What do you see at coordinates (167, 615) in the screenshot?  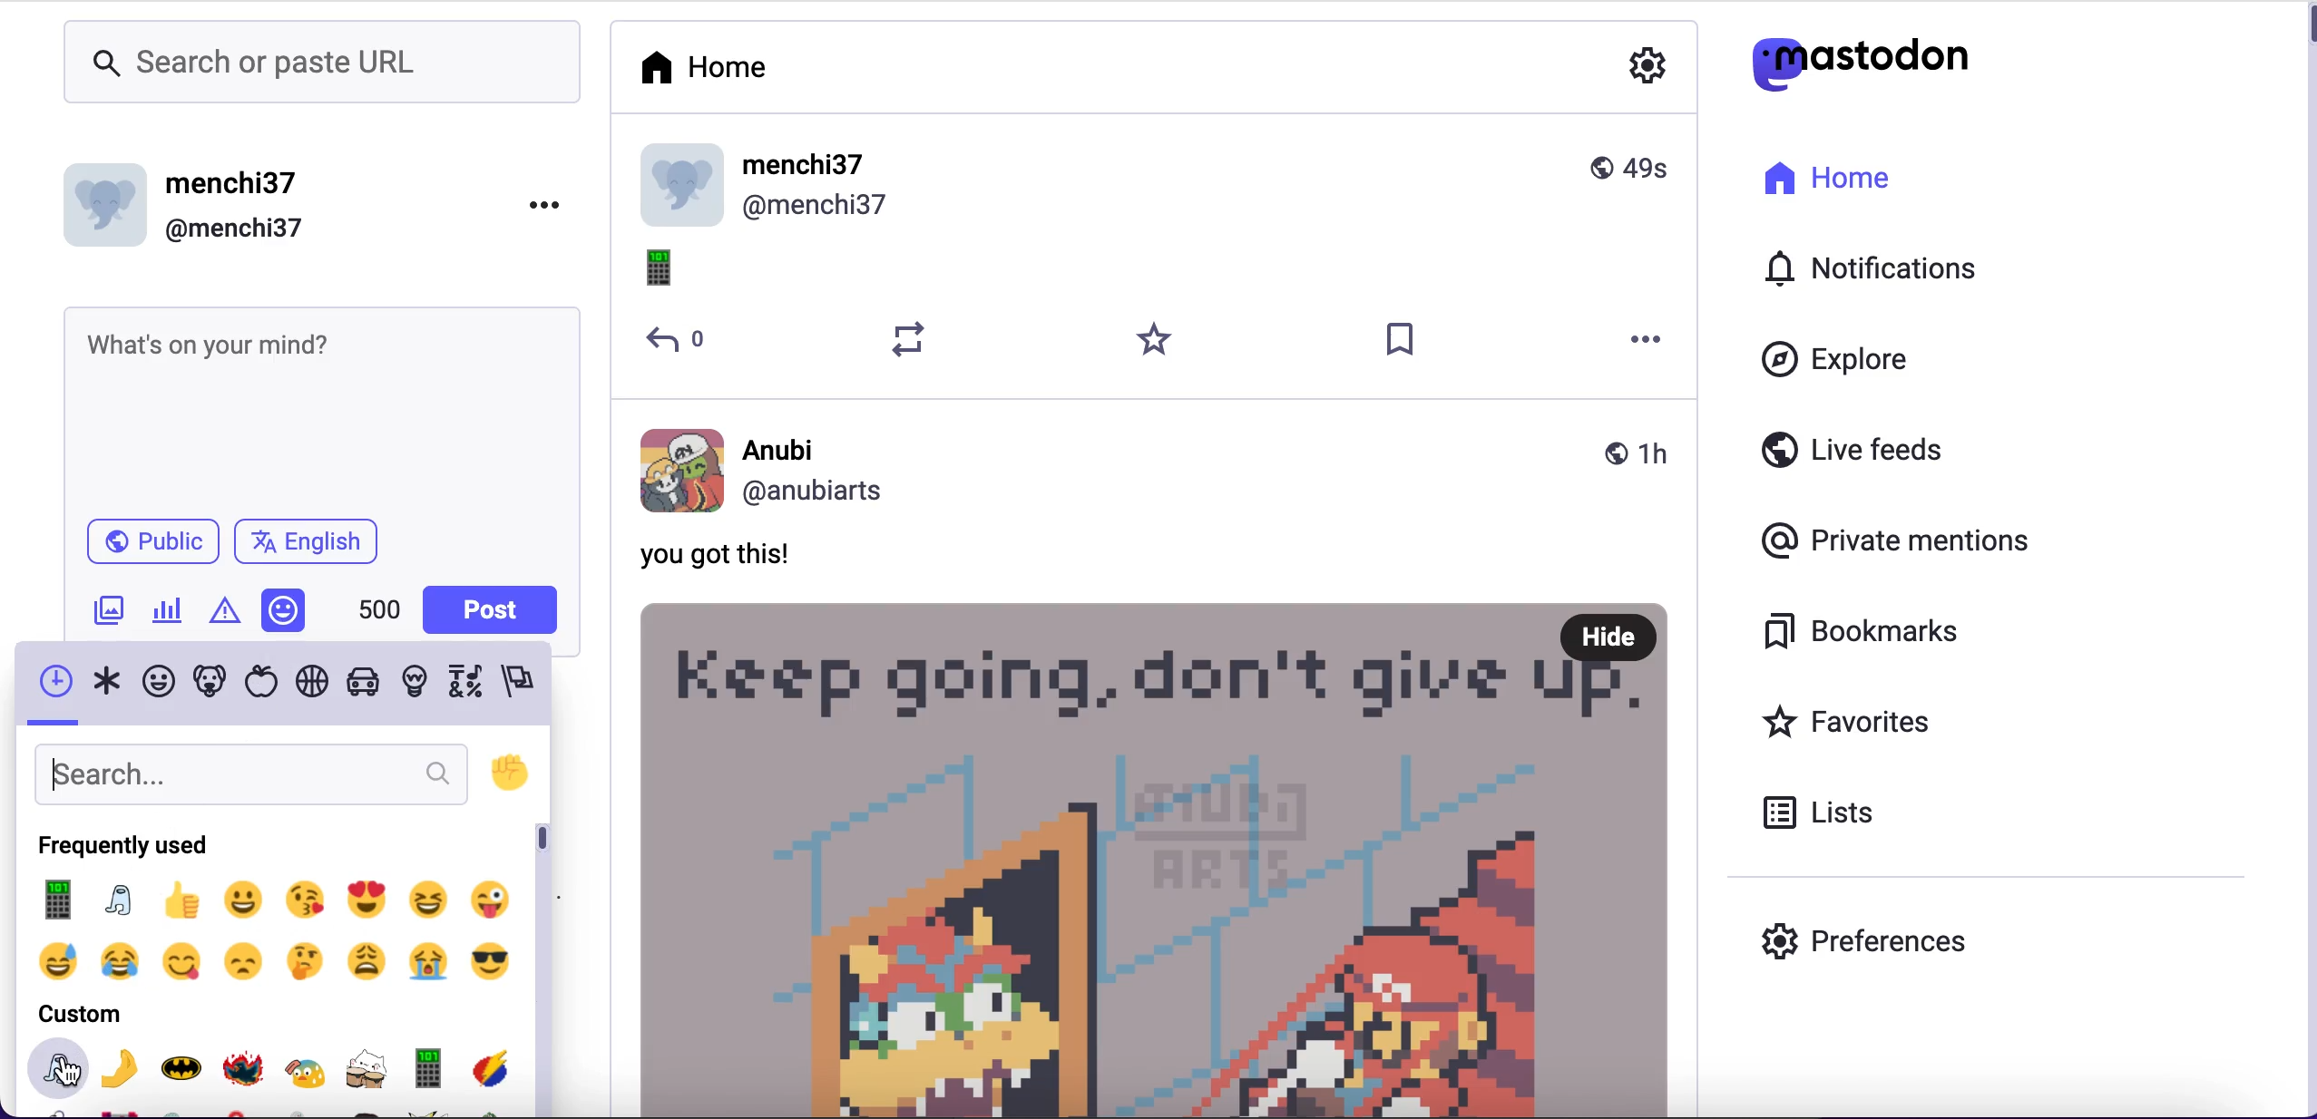 I see `add poll` at bounding box center [167, 615].